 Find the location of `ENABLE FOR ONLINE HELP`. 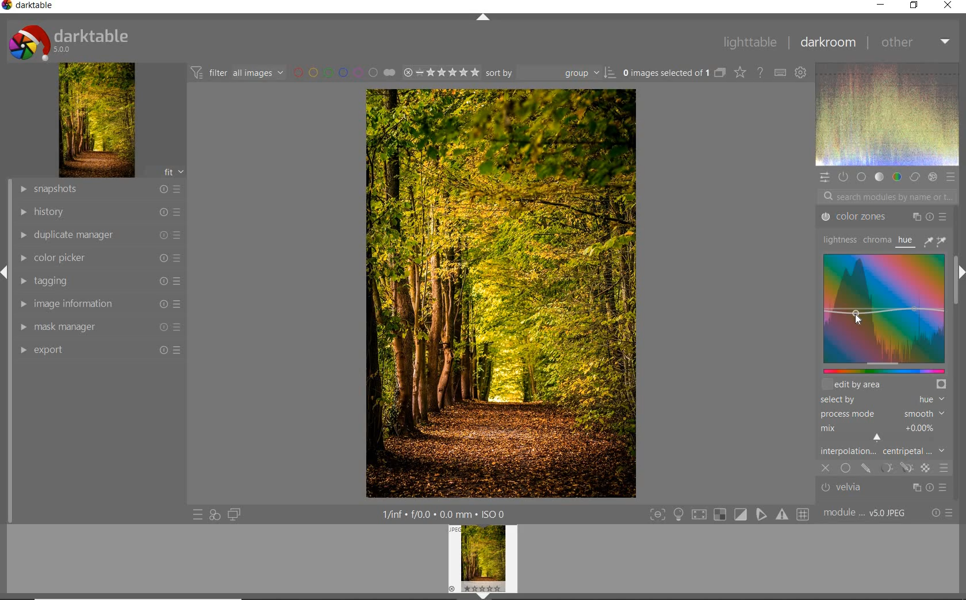

ENABLE FOR ONLINE HELP is located at coordinates (760, 72).